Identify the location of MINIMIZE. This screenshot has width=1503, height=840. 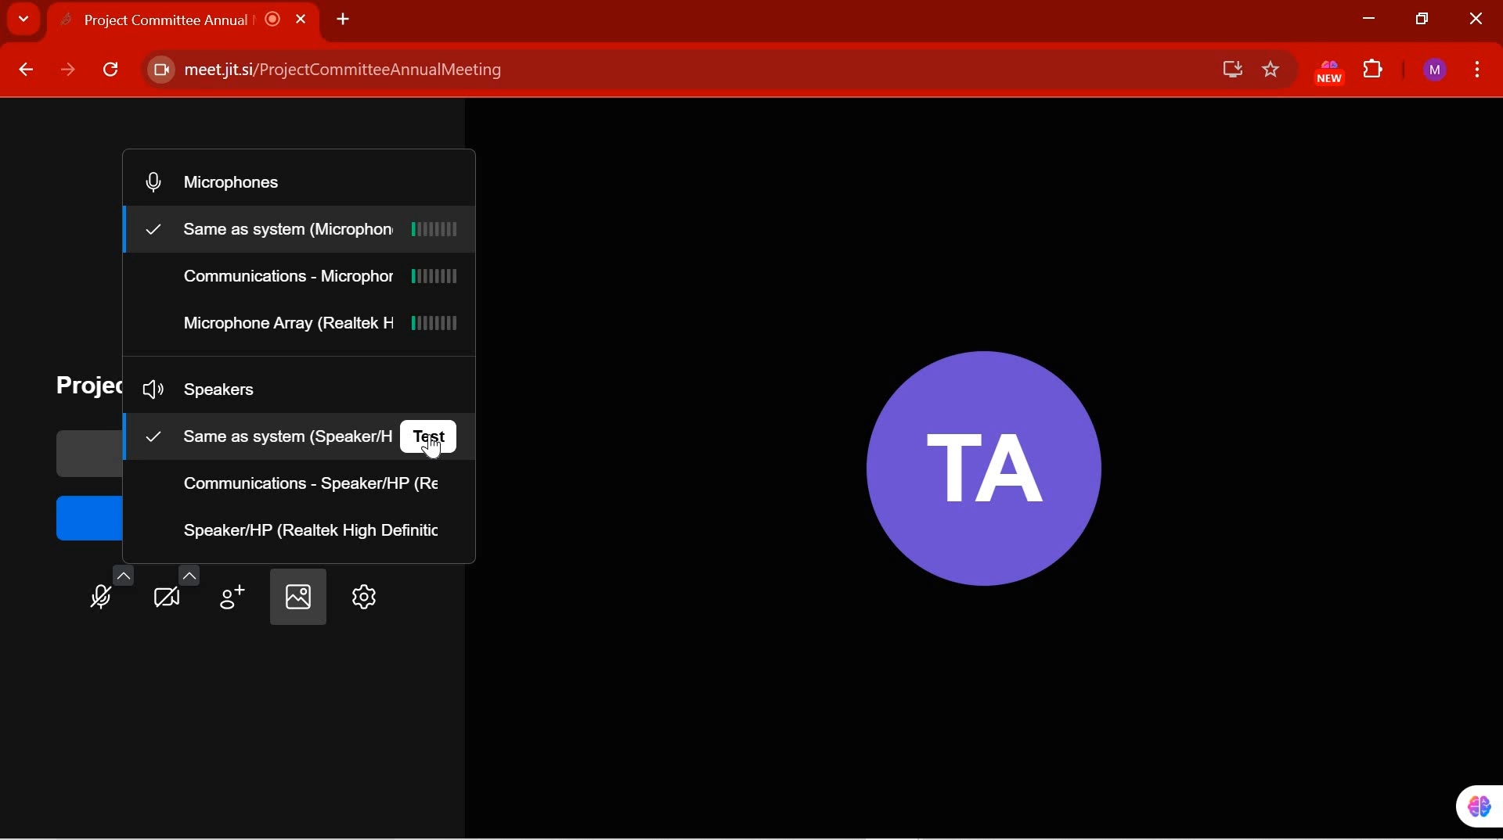
(1368, 19).